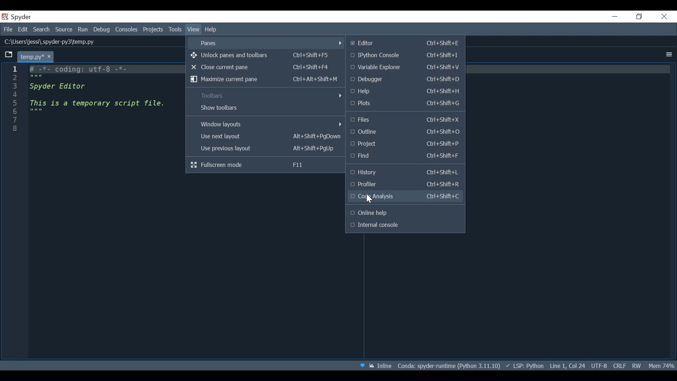 This screenshot has height=381, width=677. I want to click on Windows layouts, so click(266, 124).